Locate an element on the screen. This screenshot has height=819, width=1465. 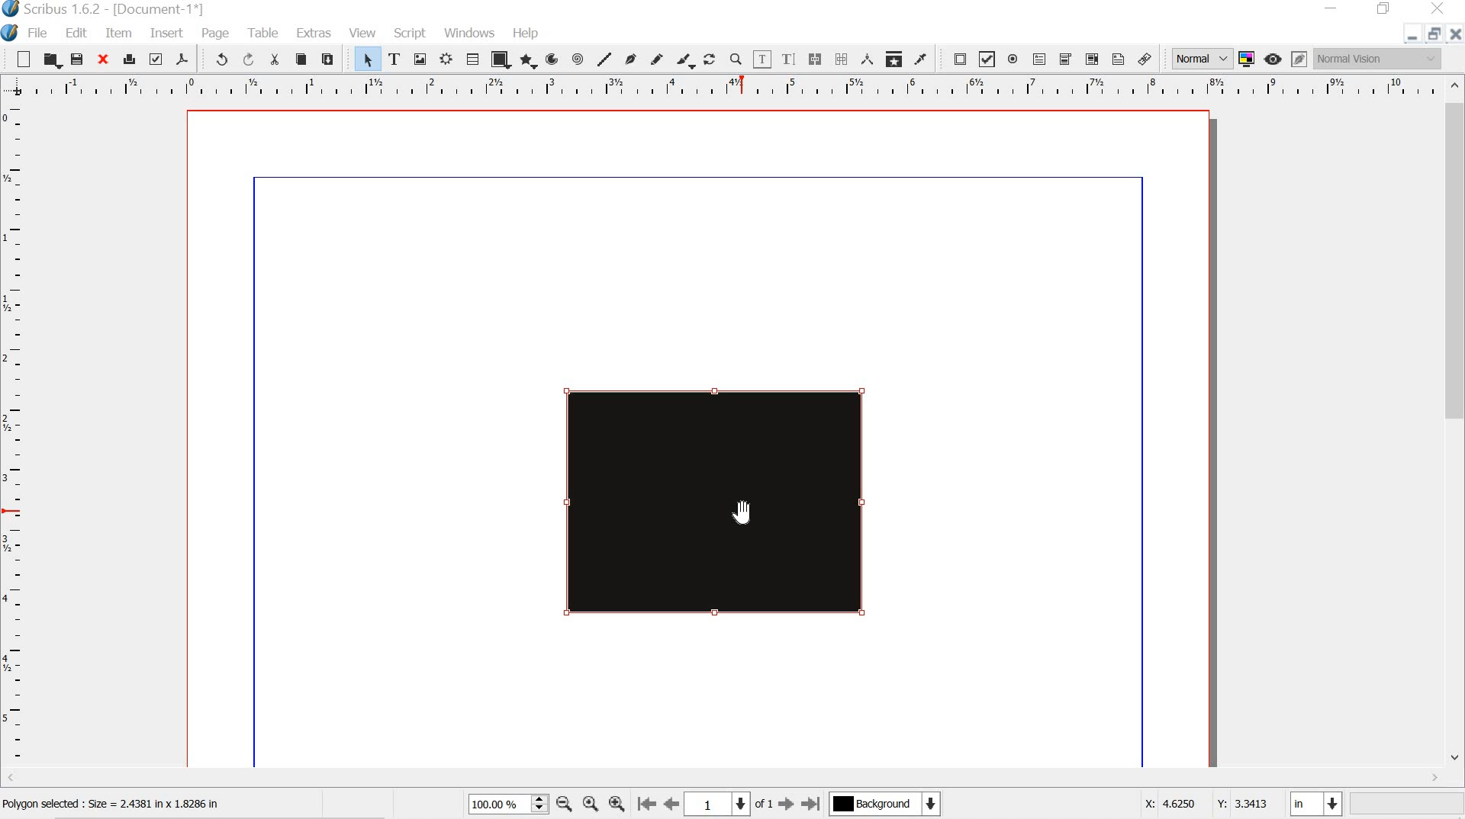
file is located at coordinates (42, 33).